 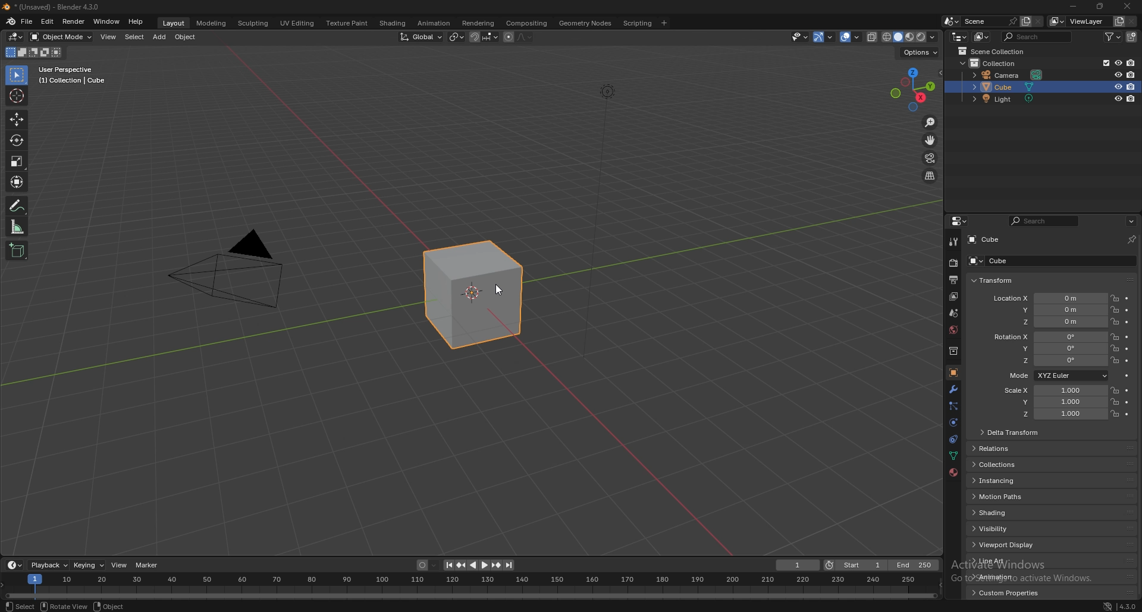 What do you see at coordinates (159, 37) in the screenshot?
I see `add` at bounding box center [159, 37].